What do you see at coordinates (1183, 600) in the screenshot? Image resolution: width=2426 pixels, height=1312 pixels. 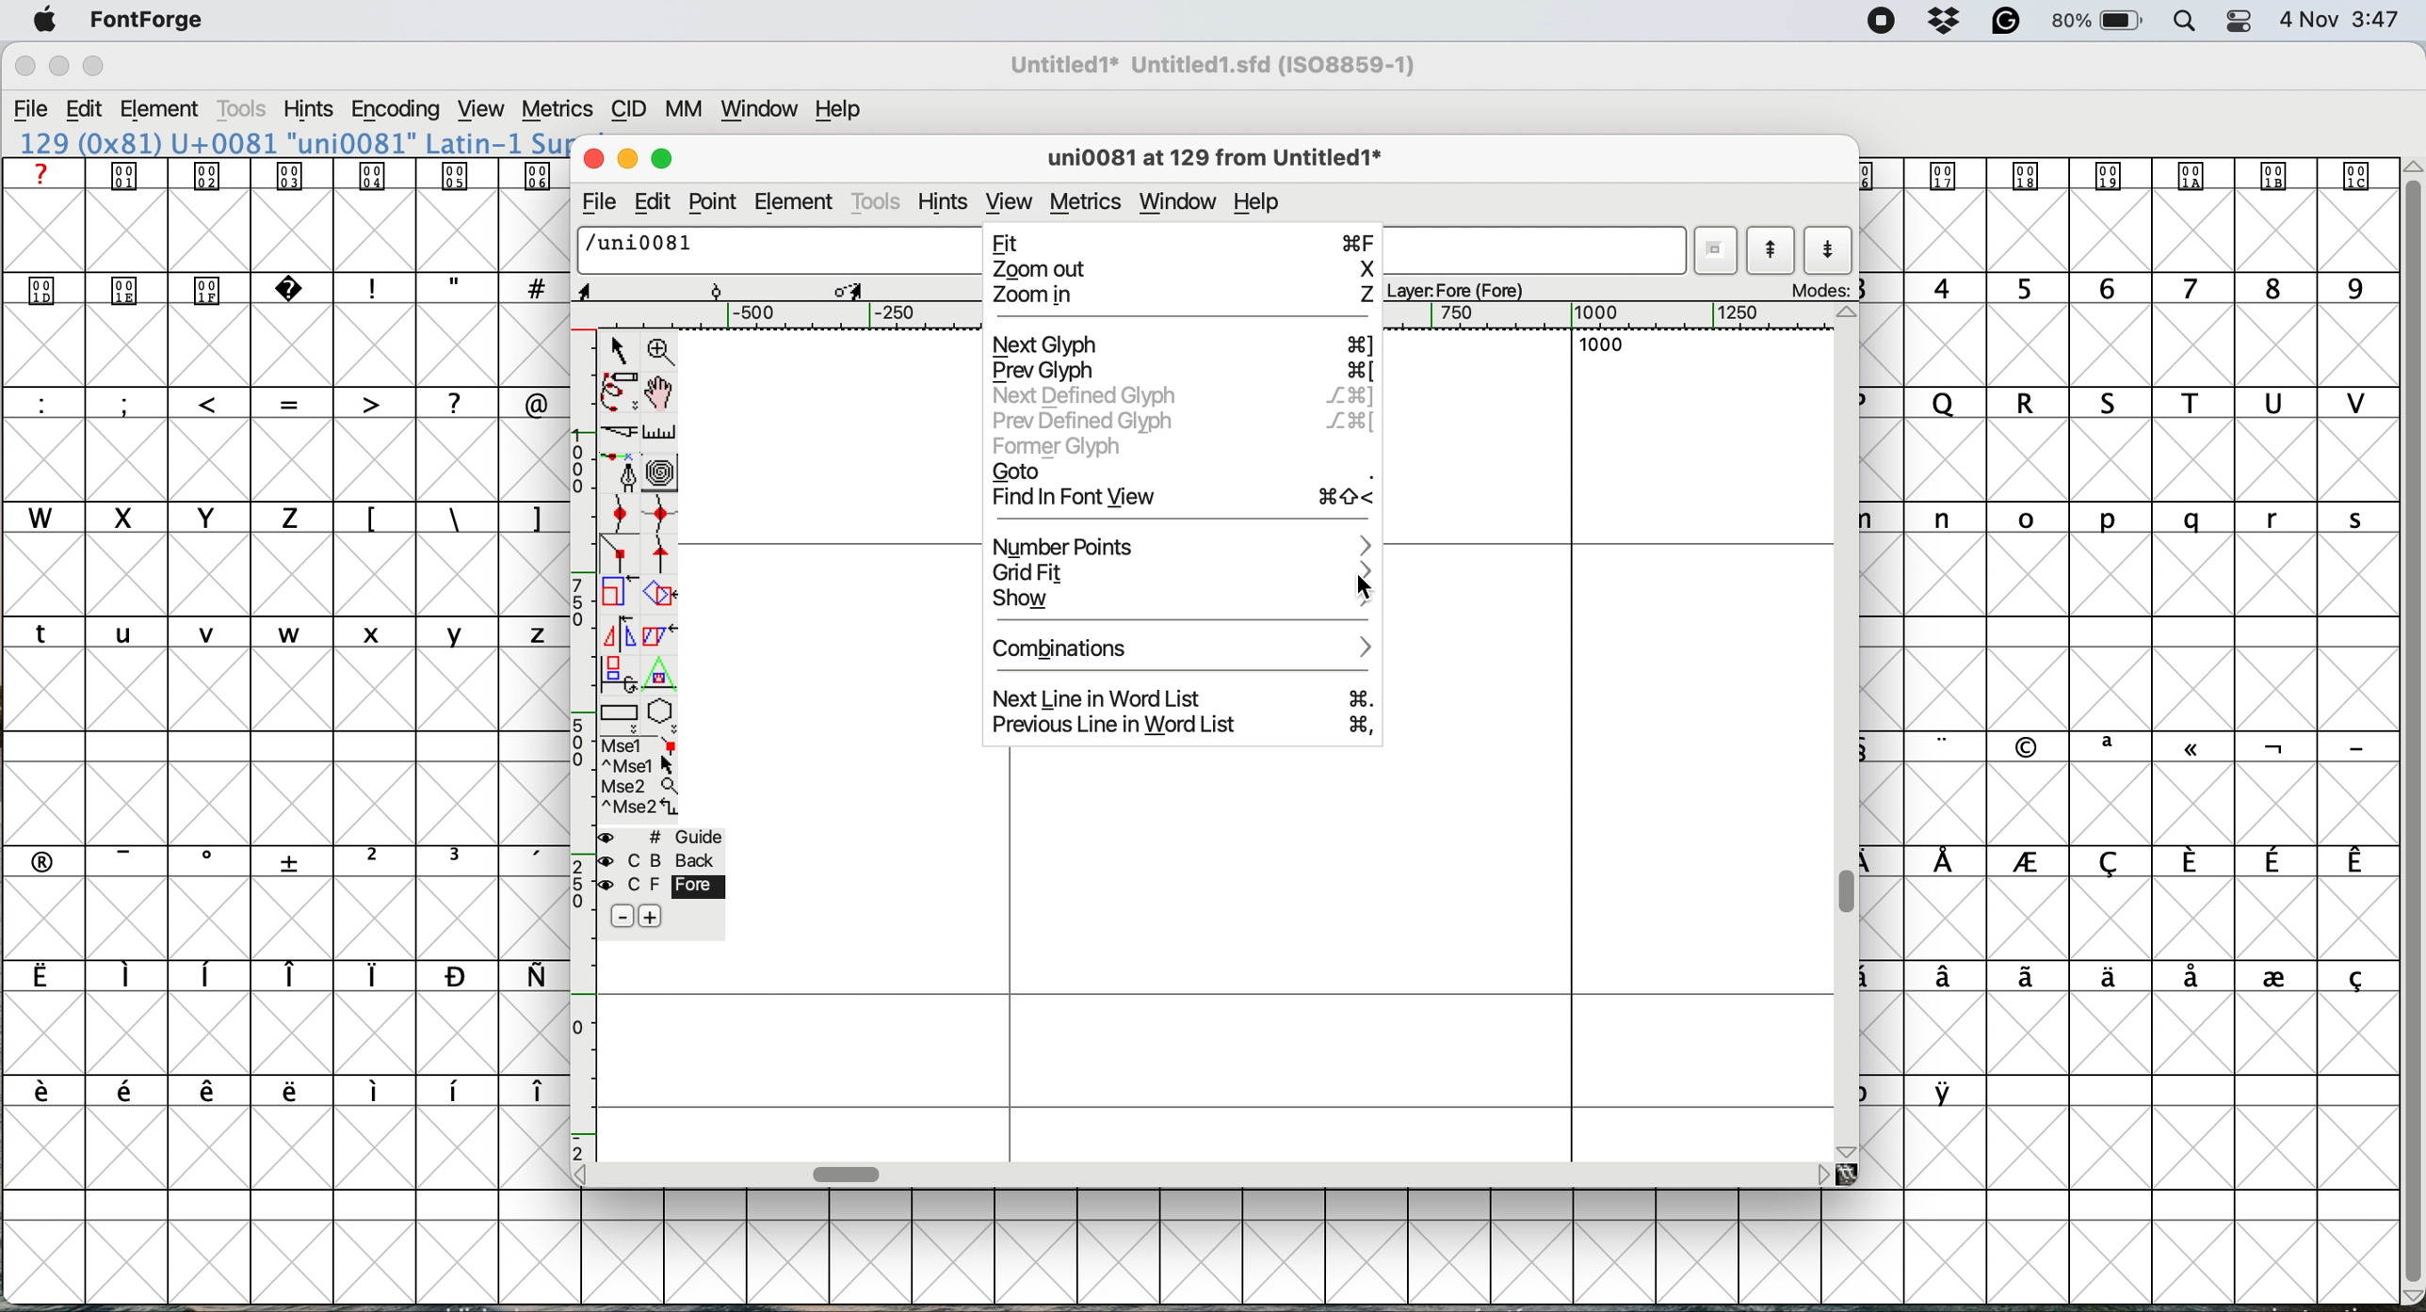 I see `show` at bounding box center [1183, 600].